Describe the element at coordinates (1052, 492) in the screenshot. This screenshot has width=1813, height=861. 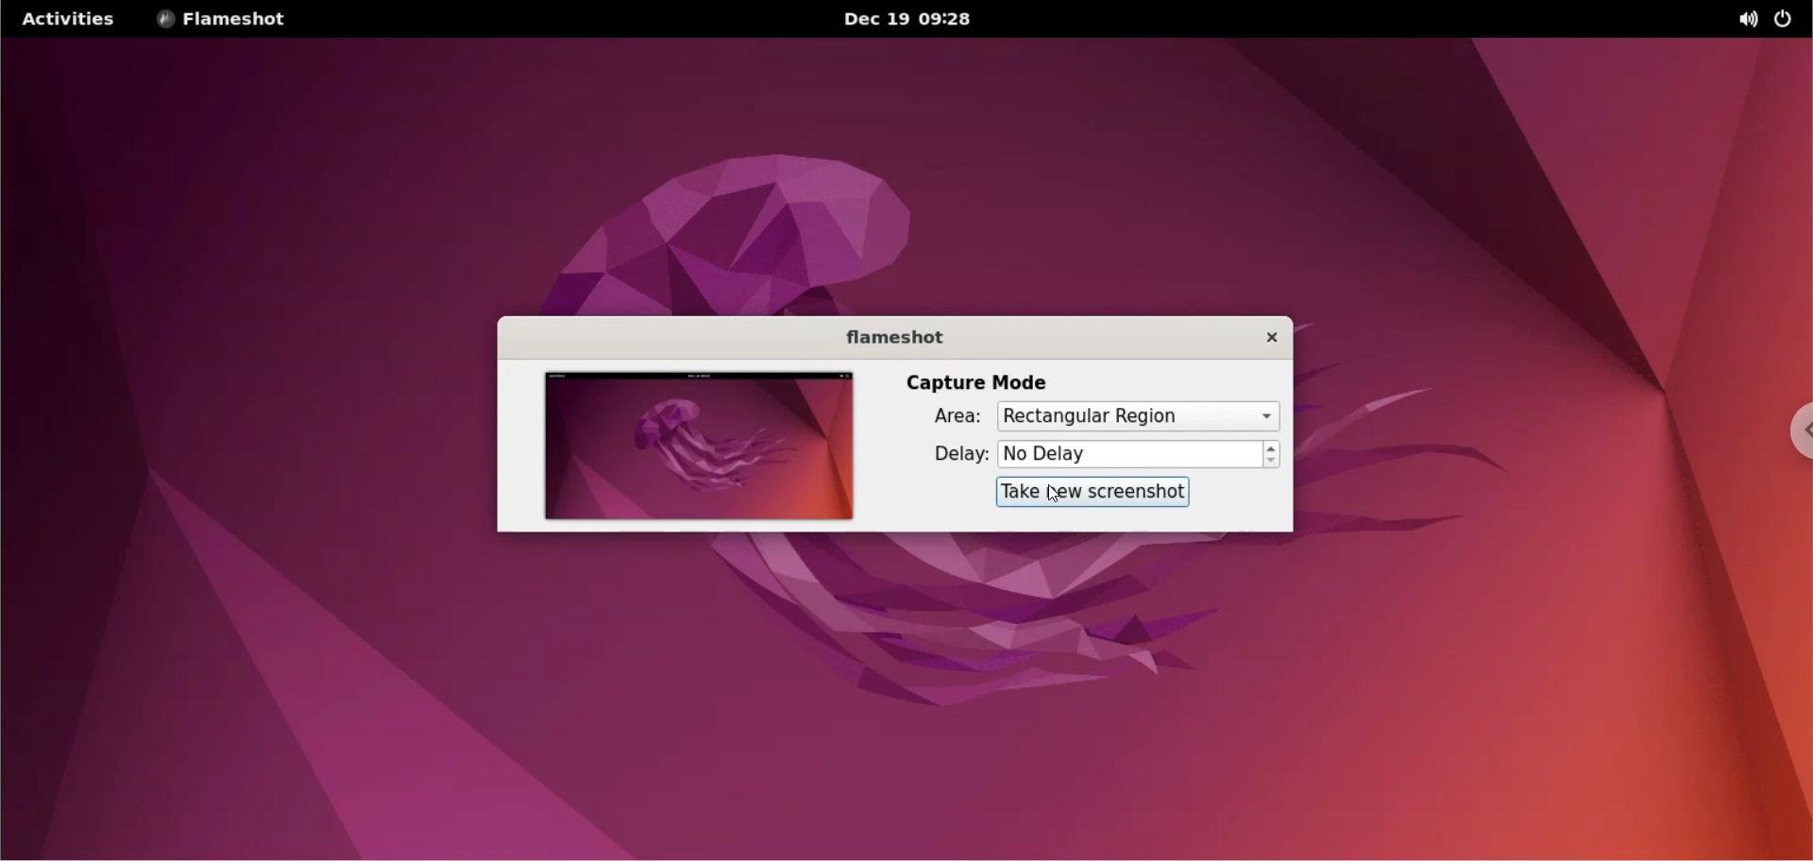
I see `cursor` at that location.